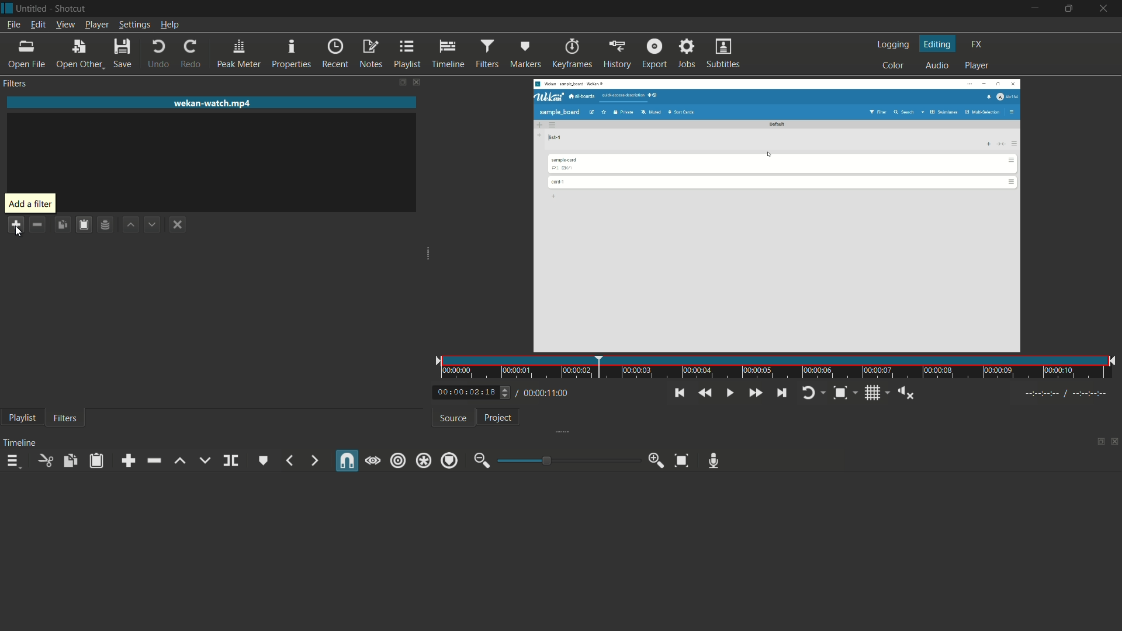 This screenshot has height=631, width=1122. I want to click on playlist, so click(23, 418).